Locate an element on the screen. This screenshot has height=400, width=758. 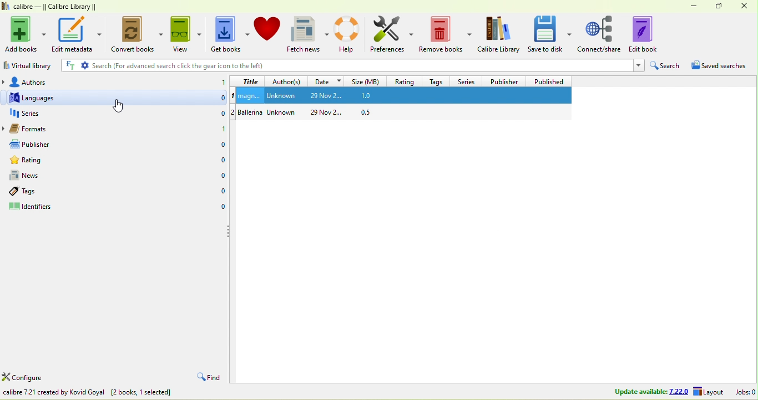
rating is located at coordinates (48, 161).